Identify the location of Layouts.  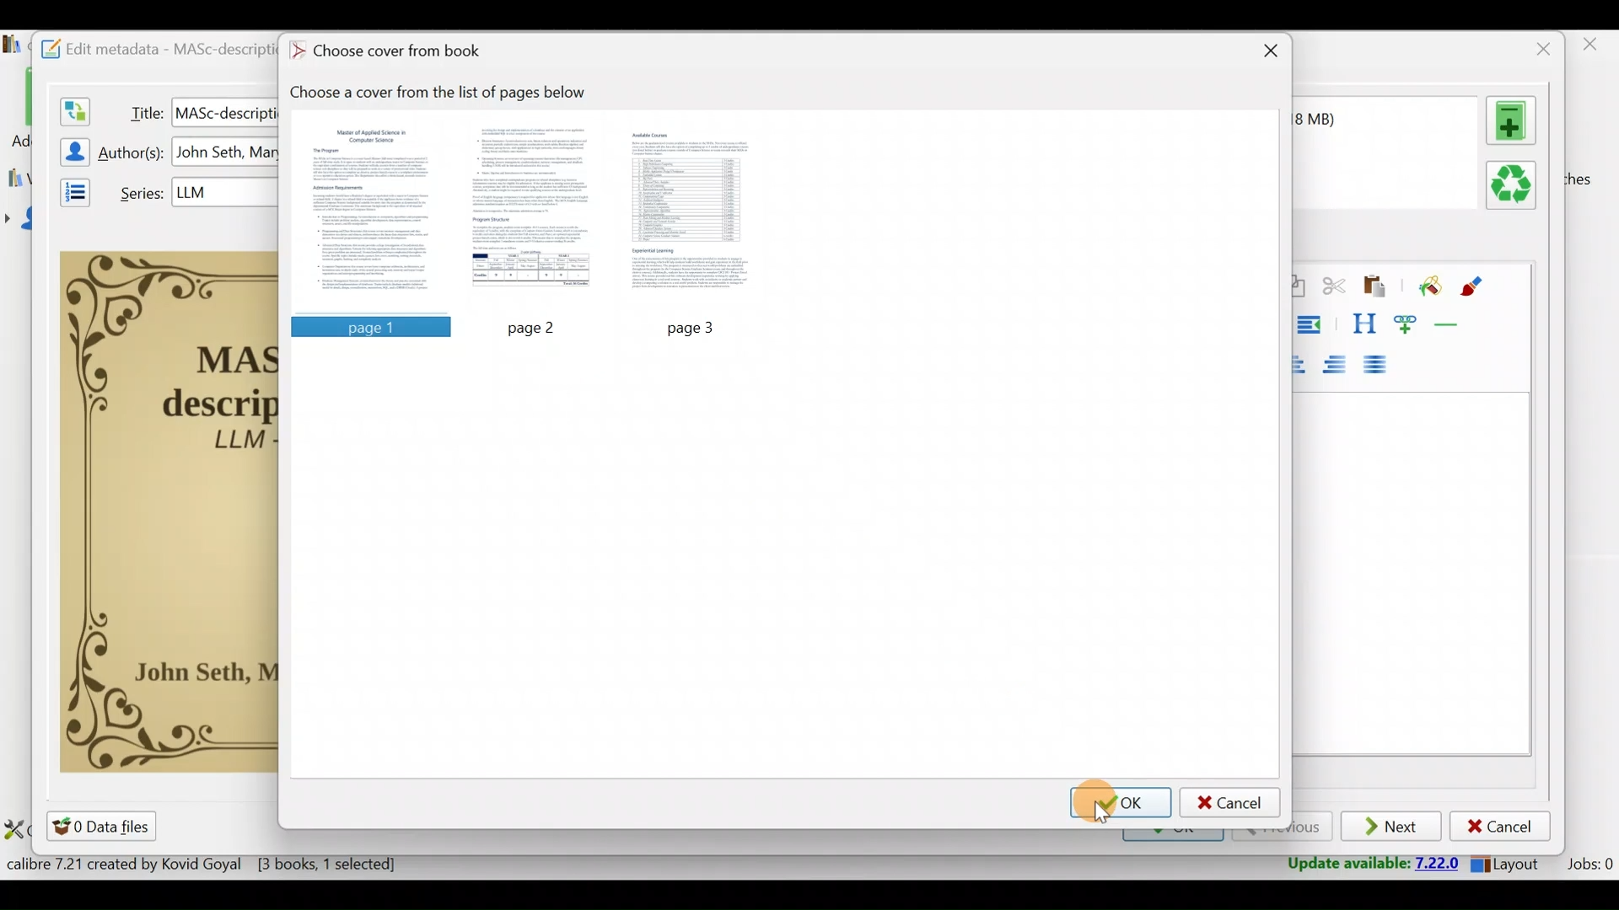
(1510, 864).